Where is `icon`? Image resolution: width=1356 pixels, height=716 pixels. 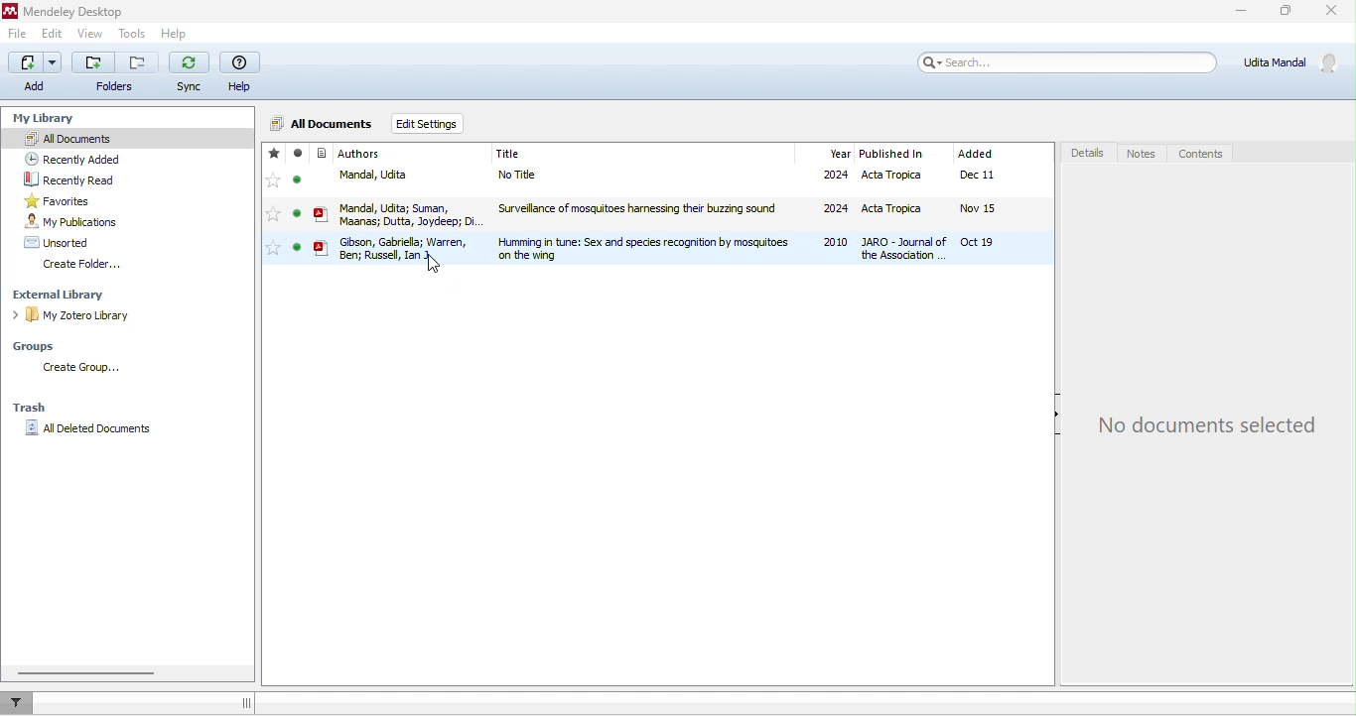
icon is located at coordinates (321, 204).